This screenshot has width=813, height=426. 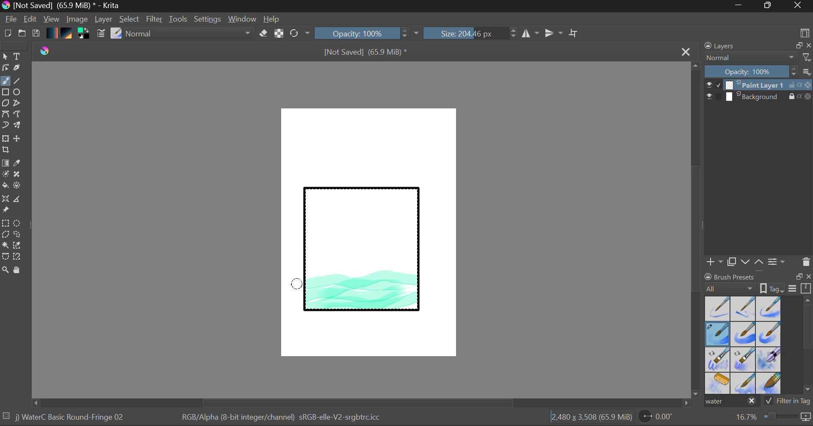 I want to click on Polygon, so click(x=5, y=103).